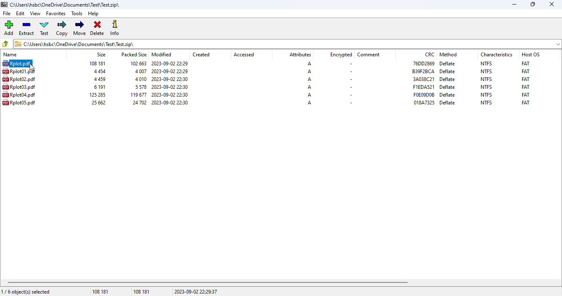  What do you see at coordinates (170, 102) in the screenshot?
I see `modified date & time` at bounding box center [170, 102].